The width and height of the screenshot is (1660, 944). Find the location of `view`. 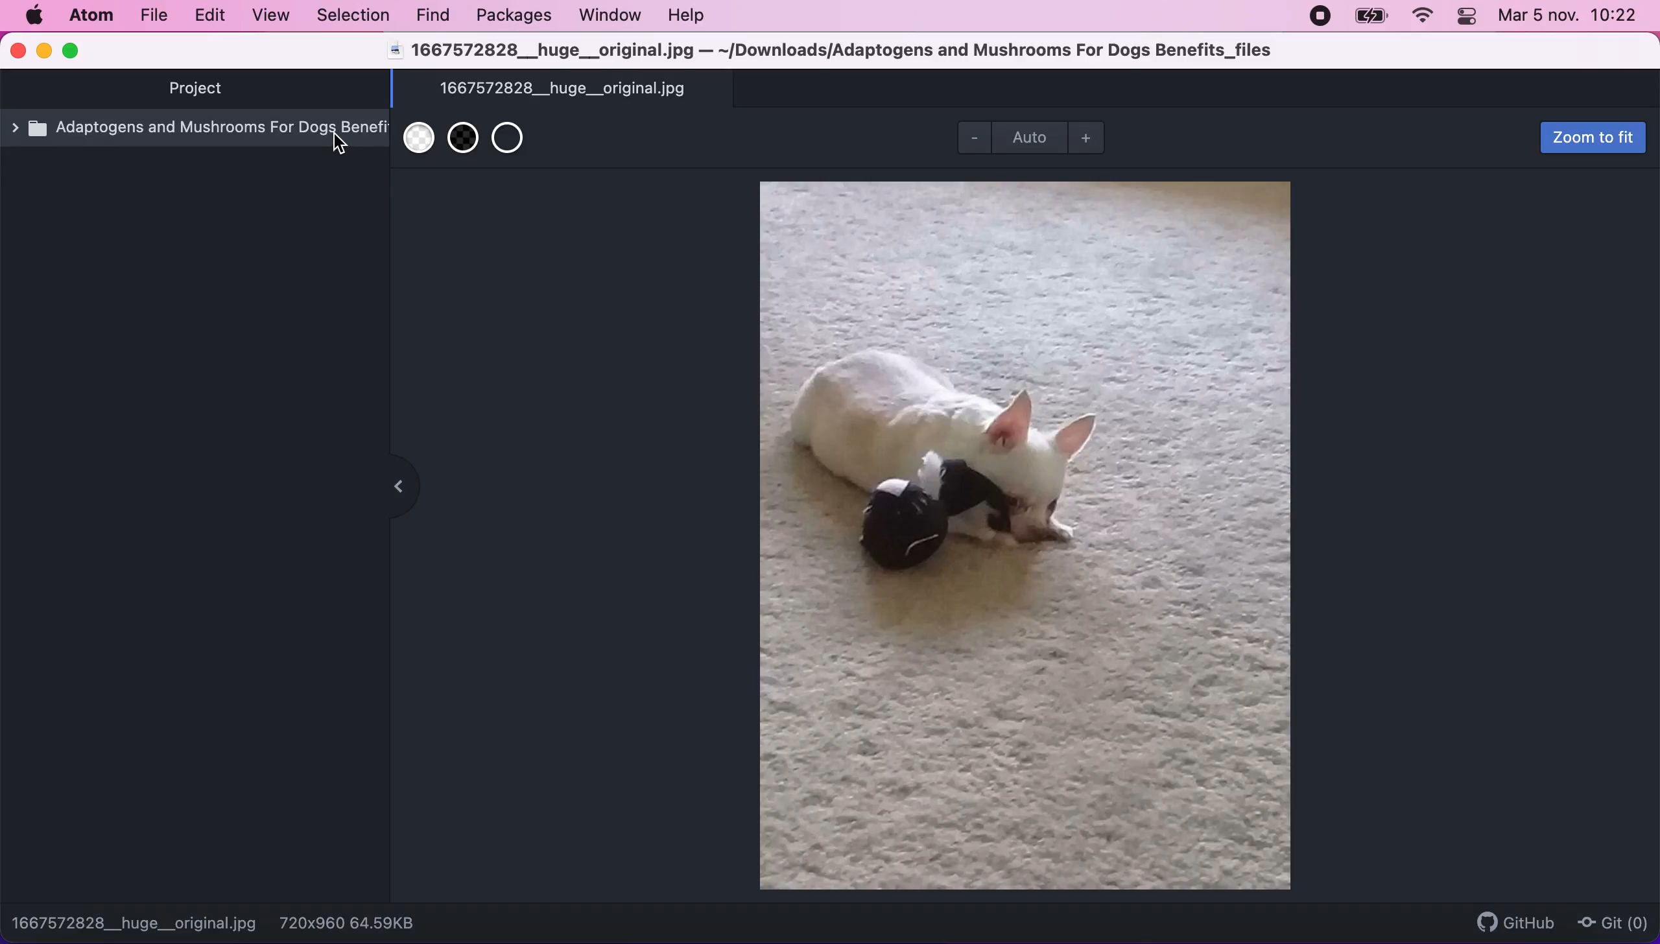

view is located at coordinates (270, 17).